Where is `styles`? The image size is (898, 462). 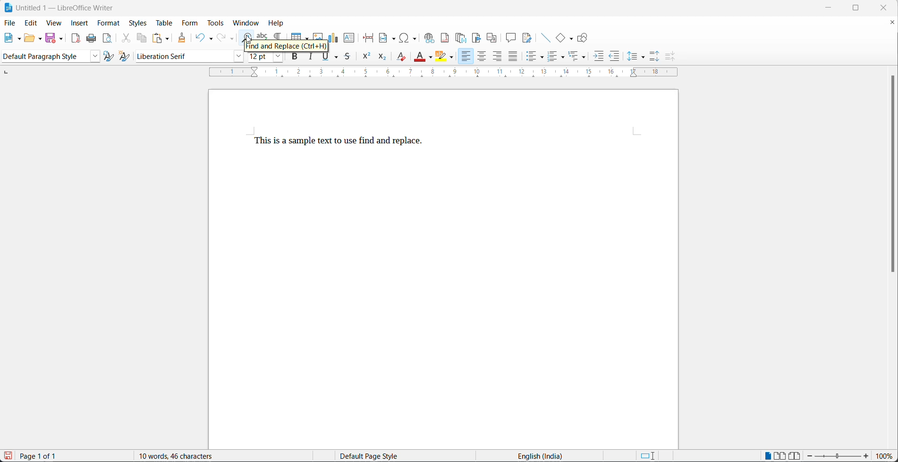 styles is located at coordinates (138, 23).